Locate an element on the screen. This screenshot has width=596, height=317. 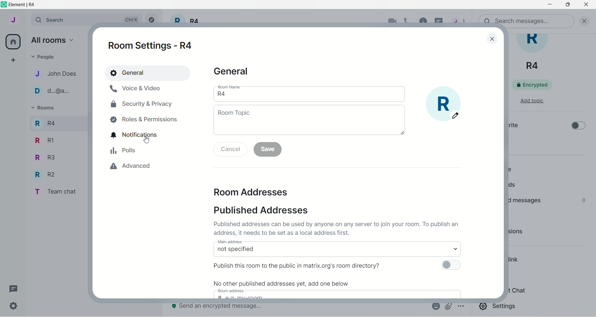
room title is located at coordinates (536, 53).